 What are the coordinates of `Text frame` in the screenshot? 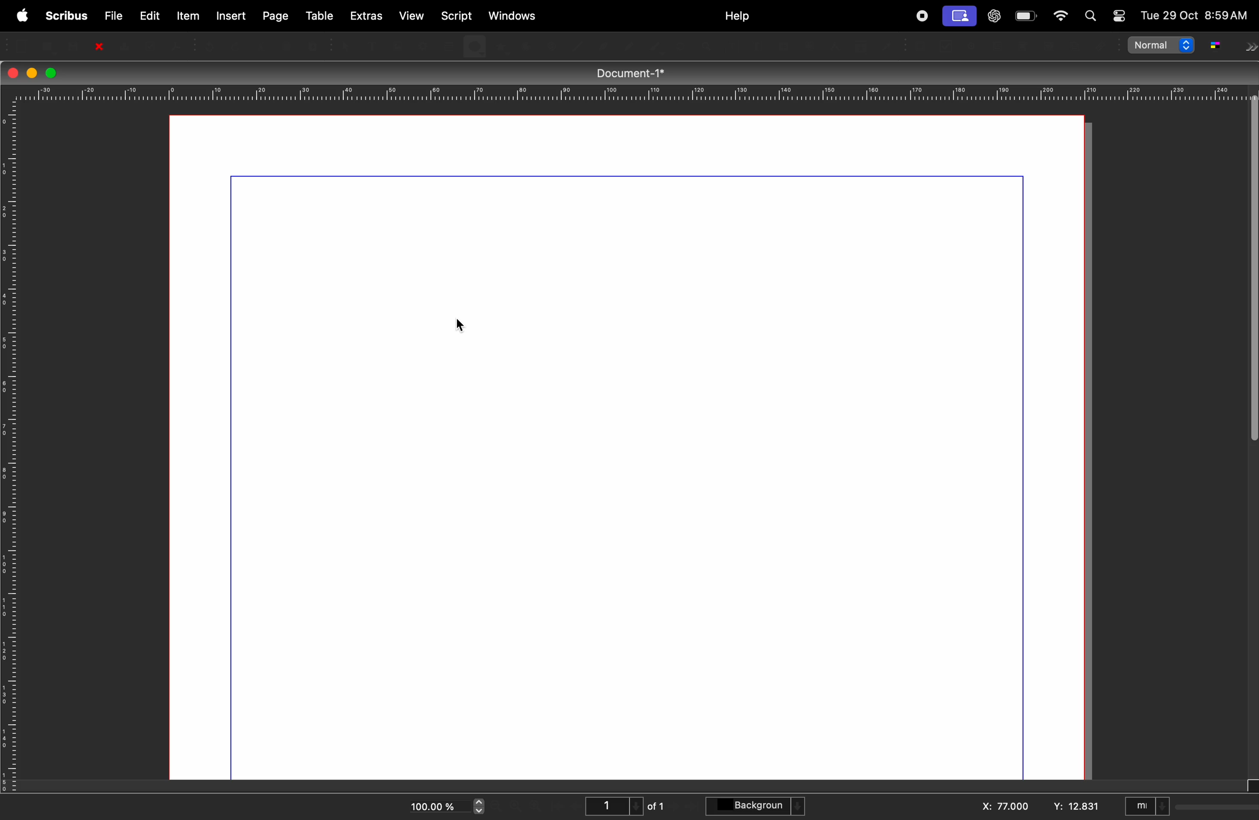 It's located at (370, 44).